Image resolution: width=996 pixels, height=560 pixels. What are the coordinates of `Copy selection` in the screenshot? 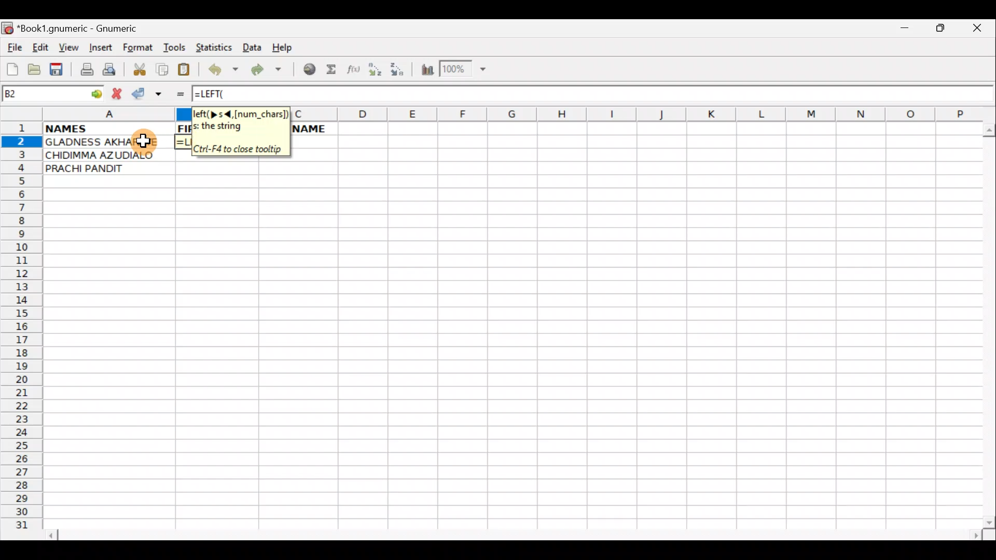 It's located at (163, 69).